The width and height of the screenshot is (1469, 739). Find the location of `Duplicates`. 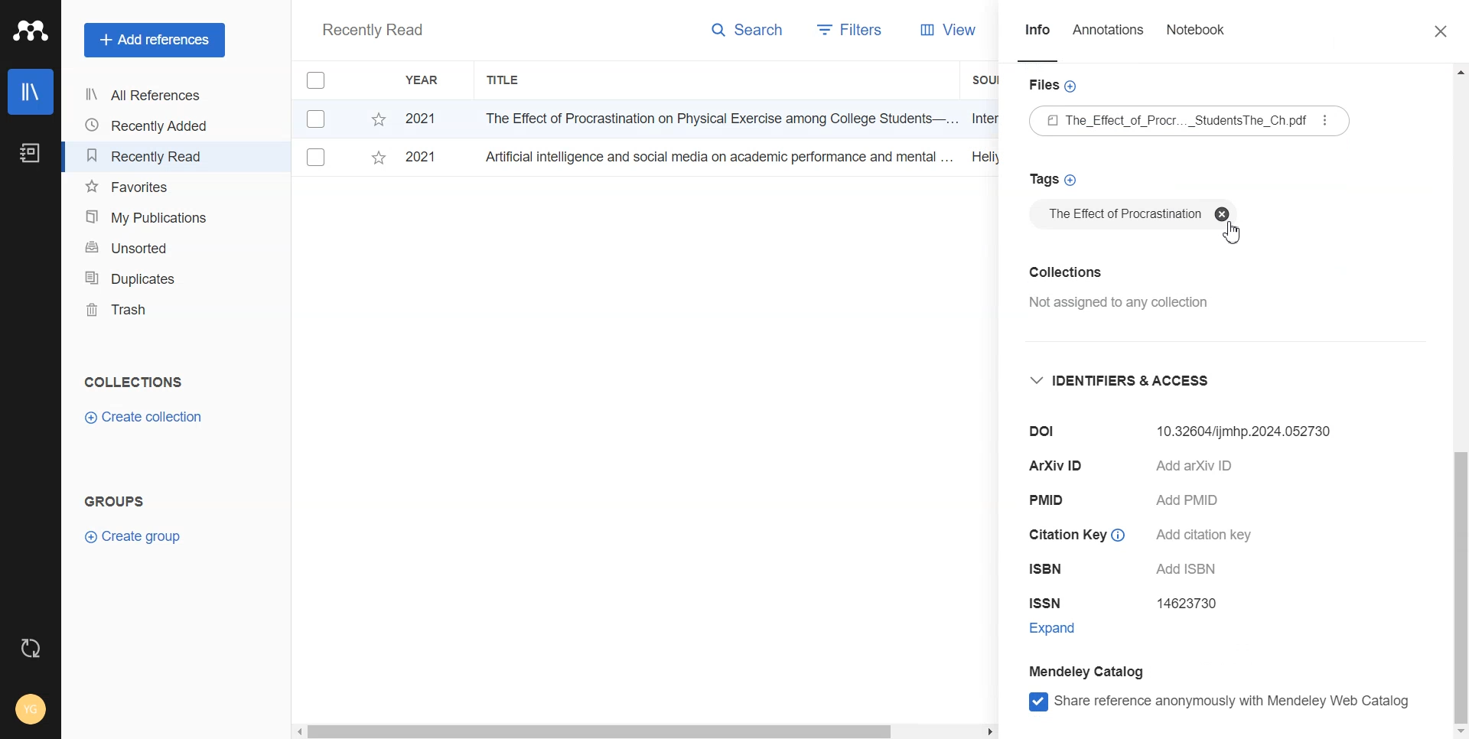

Duplicates is located at coordinates (150, 278).